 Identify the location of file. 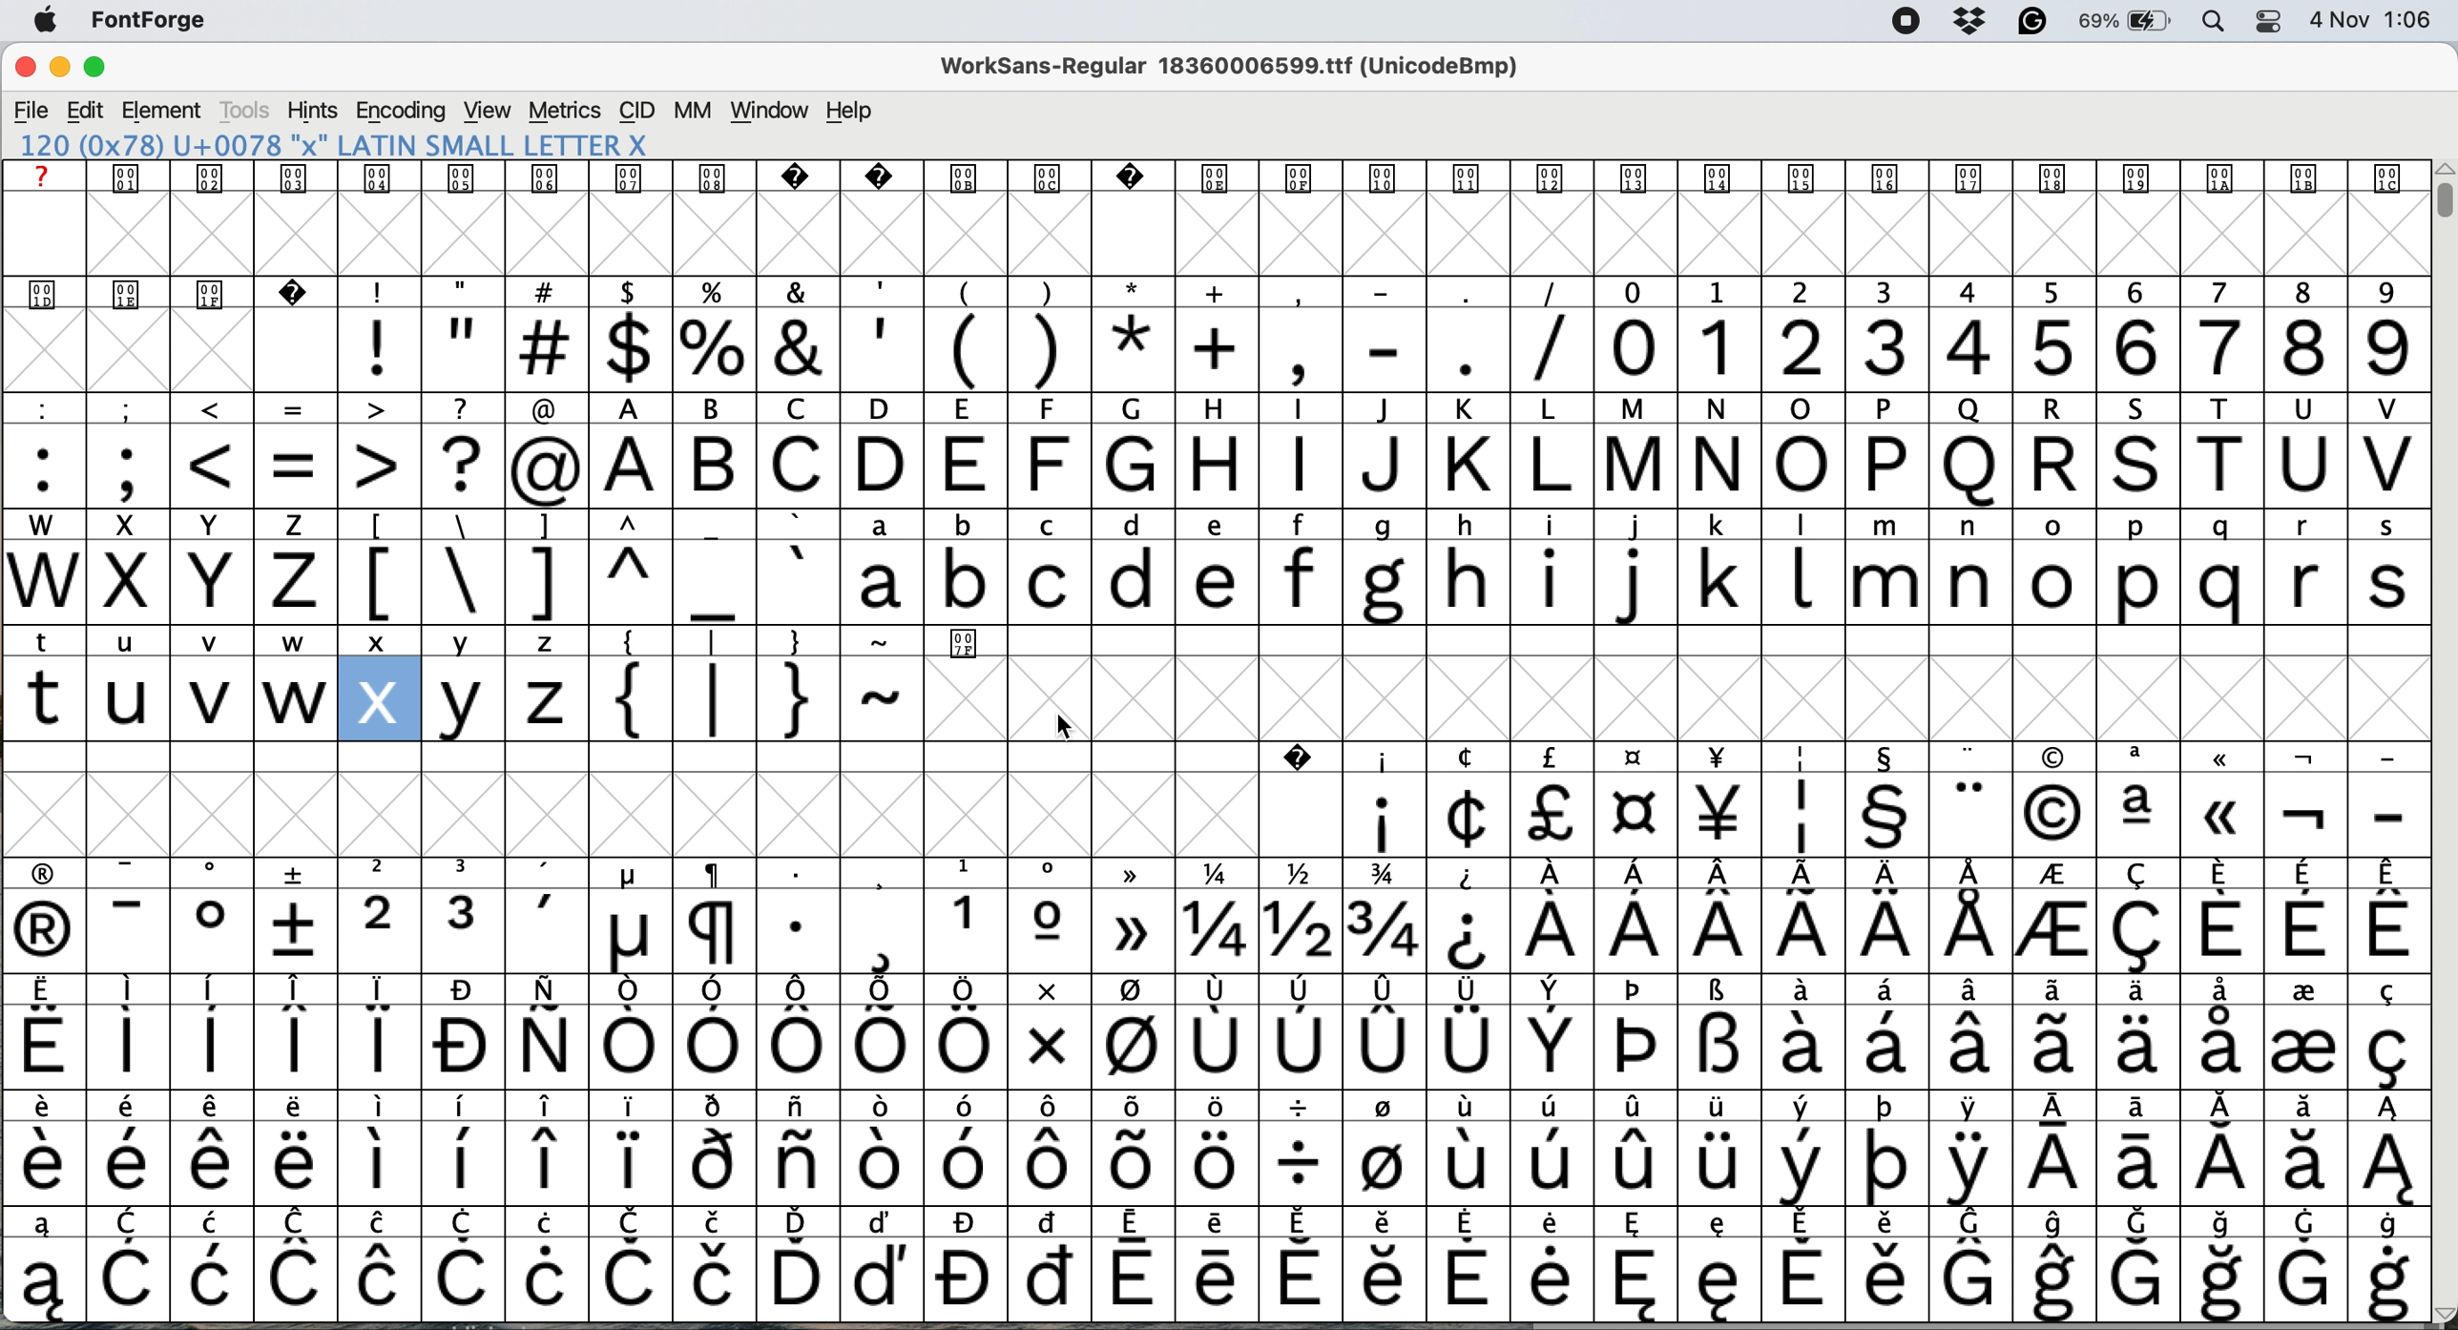
(31, 109).